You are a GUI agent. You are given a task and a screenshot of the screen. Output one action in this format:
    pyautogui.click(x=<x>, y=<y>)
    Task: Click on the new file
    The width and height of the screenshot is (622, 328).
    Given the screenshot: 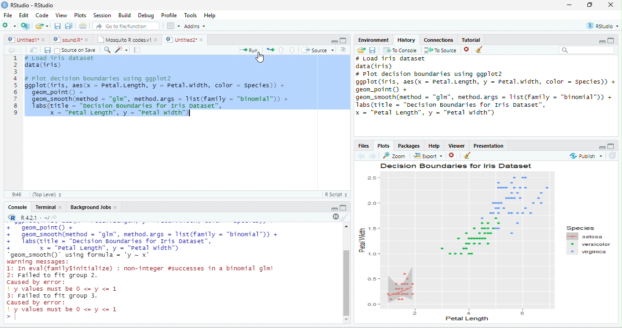 What is the action you would take?
    pyautogui.click(x=9, y=25)
    